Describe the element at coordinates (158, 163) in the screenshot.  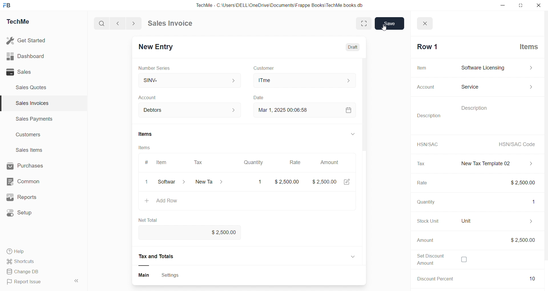
I see `# Item` at that location.